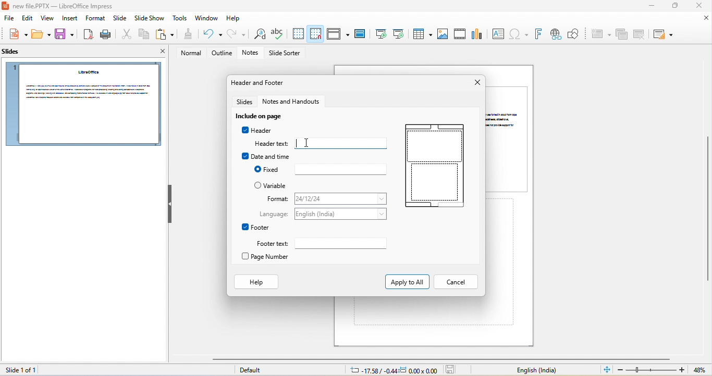 The height and width of the screenshot is (376, 712). Describe the element at coordinates (119, 20) in the screenshot. I see `slide` at that location.